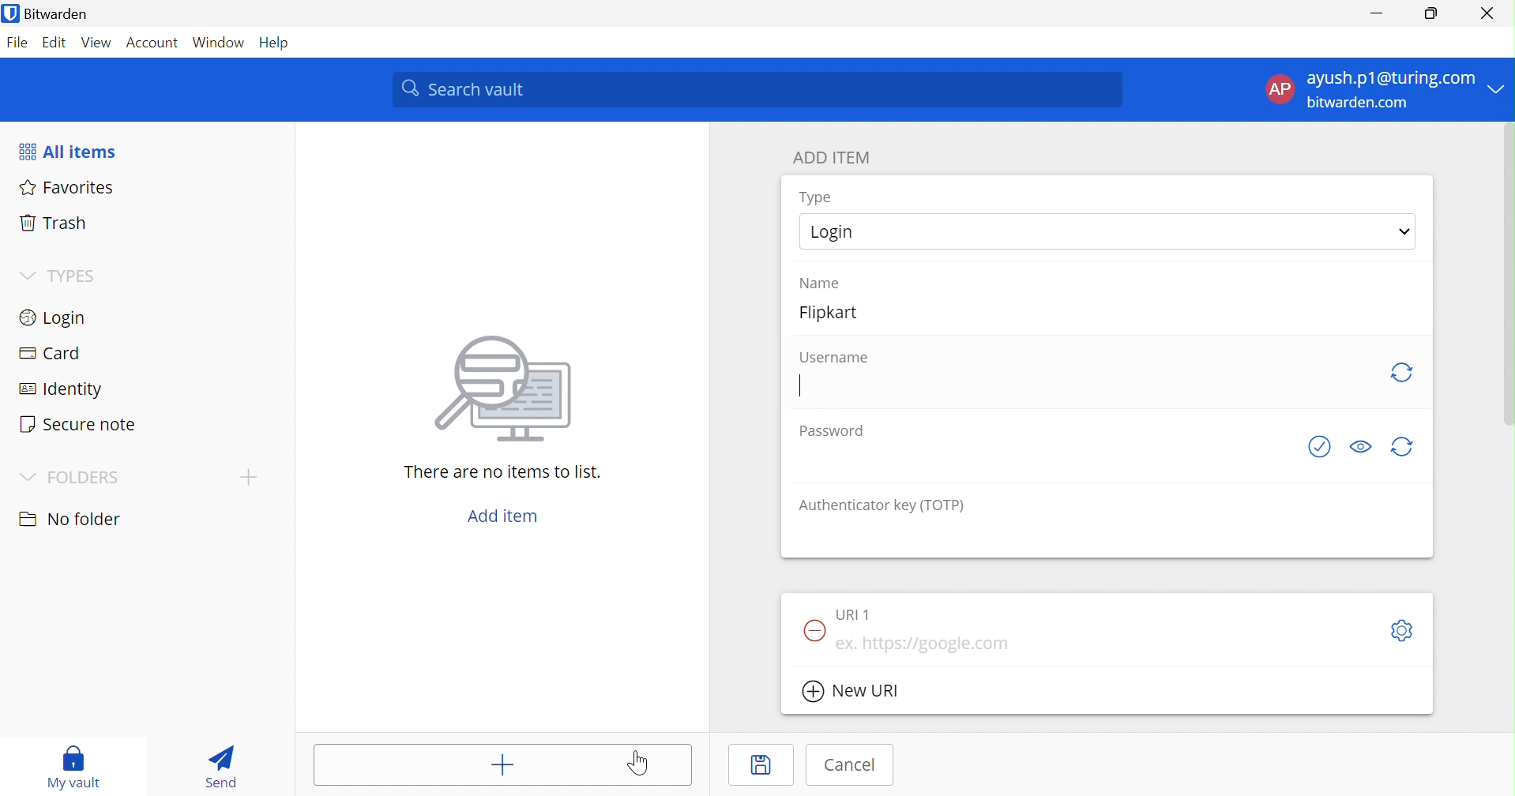 The width and height of the screenshot is (1515, 796). Describe the element at coordinates (502, 766) in the screenshot. I see `Add item` at that location.